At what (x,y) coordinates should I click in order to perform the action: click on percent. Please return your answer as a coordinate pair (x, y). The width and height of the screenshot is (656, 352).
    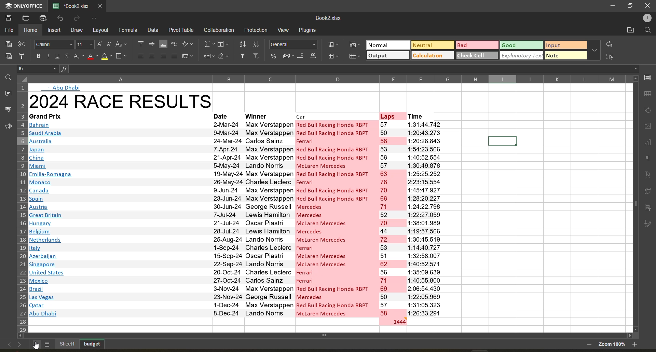
    Looking at the image, I should click on (273, 57).